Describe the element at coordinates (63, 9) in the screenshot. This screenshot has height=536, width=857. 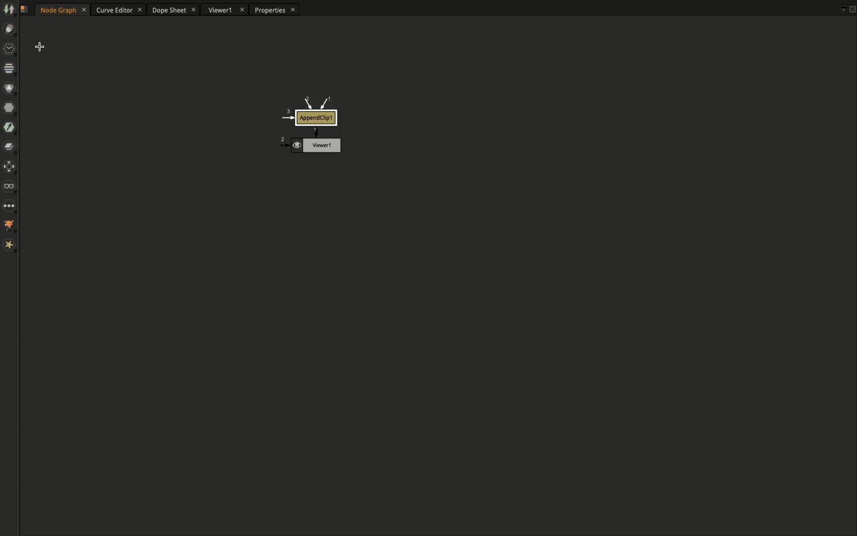
I see `Node graph` at that location.